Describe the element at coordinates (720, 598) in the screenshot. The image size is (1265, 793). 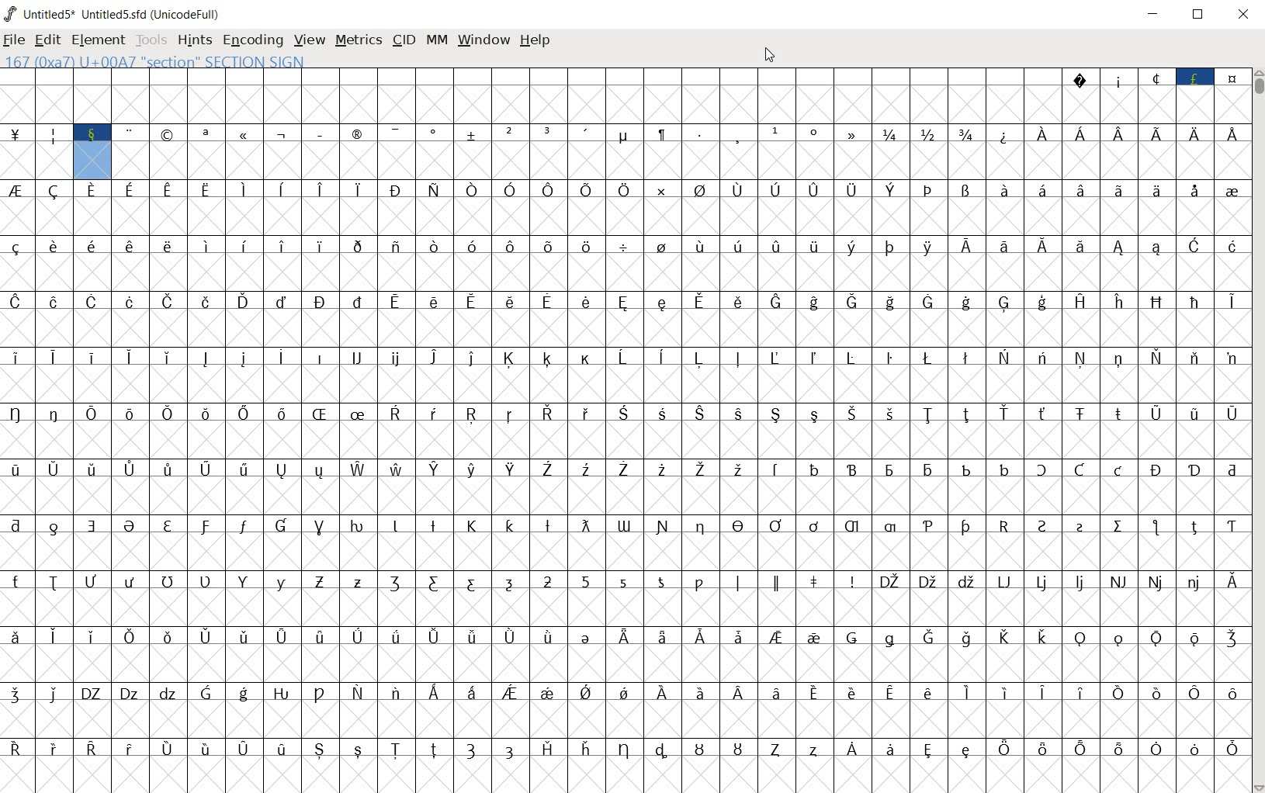
I see `special alphabets` at that location.